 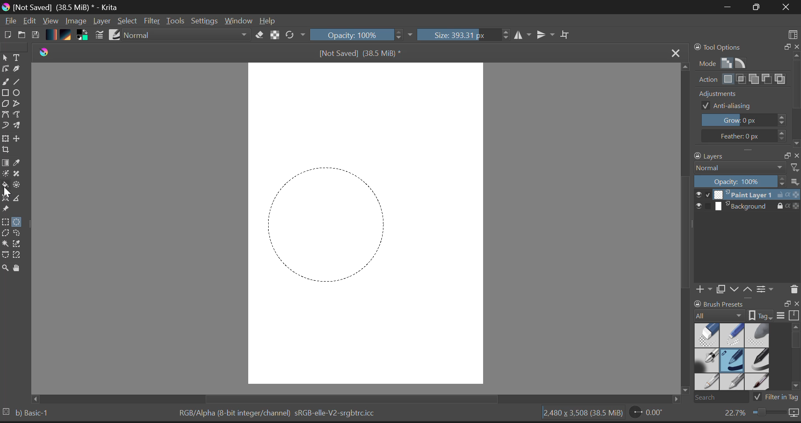 I want to click on MOUSE_UP Cursor Position, so click(x=389, y=286).